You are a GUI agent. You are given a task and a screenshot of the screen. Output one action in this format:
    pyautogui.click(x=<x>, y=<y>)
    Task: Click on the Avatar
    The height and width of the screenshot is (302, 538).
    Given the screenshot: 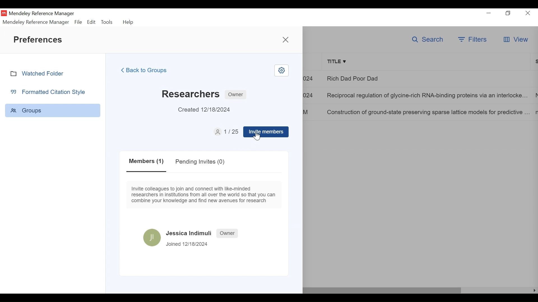 What is the action you would take?
    pyautogui.click(x=152, y=237)
    